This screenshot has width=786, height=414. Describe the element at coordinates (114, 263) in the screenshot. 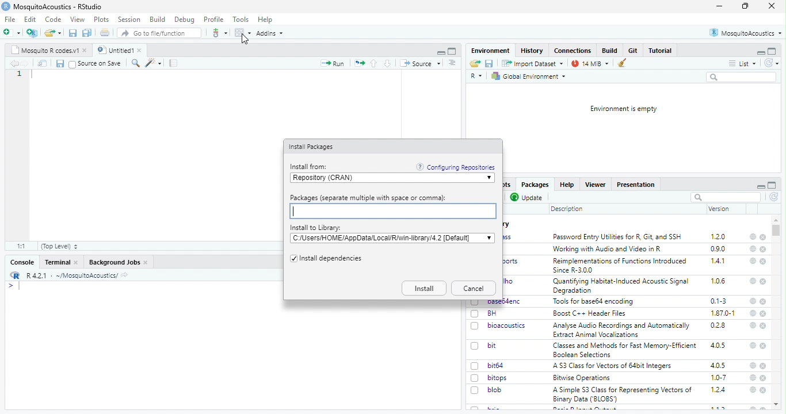

I see `Background Jobs` at that location.